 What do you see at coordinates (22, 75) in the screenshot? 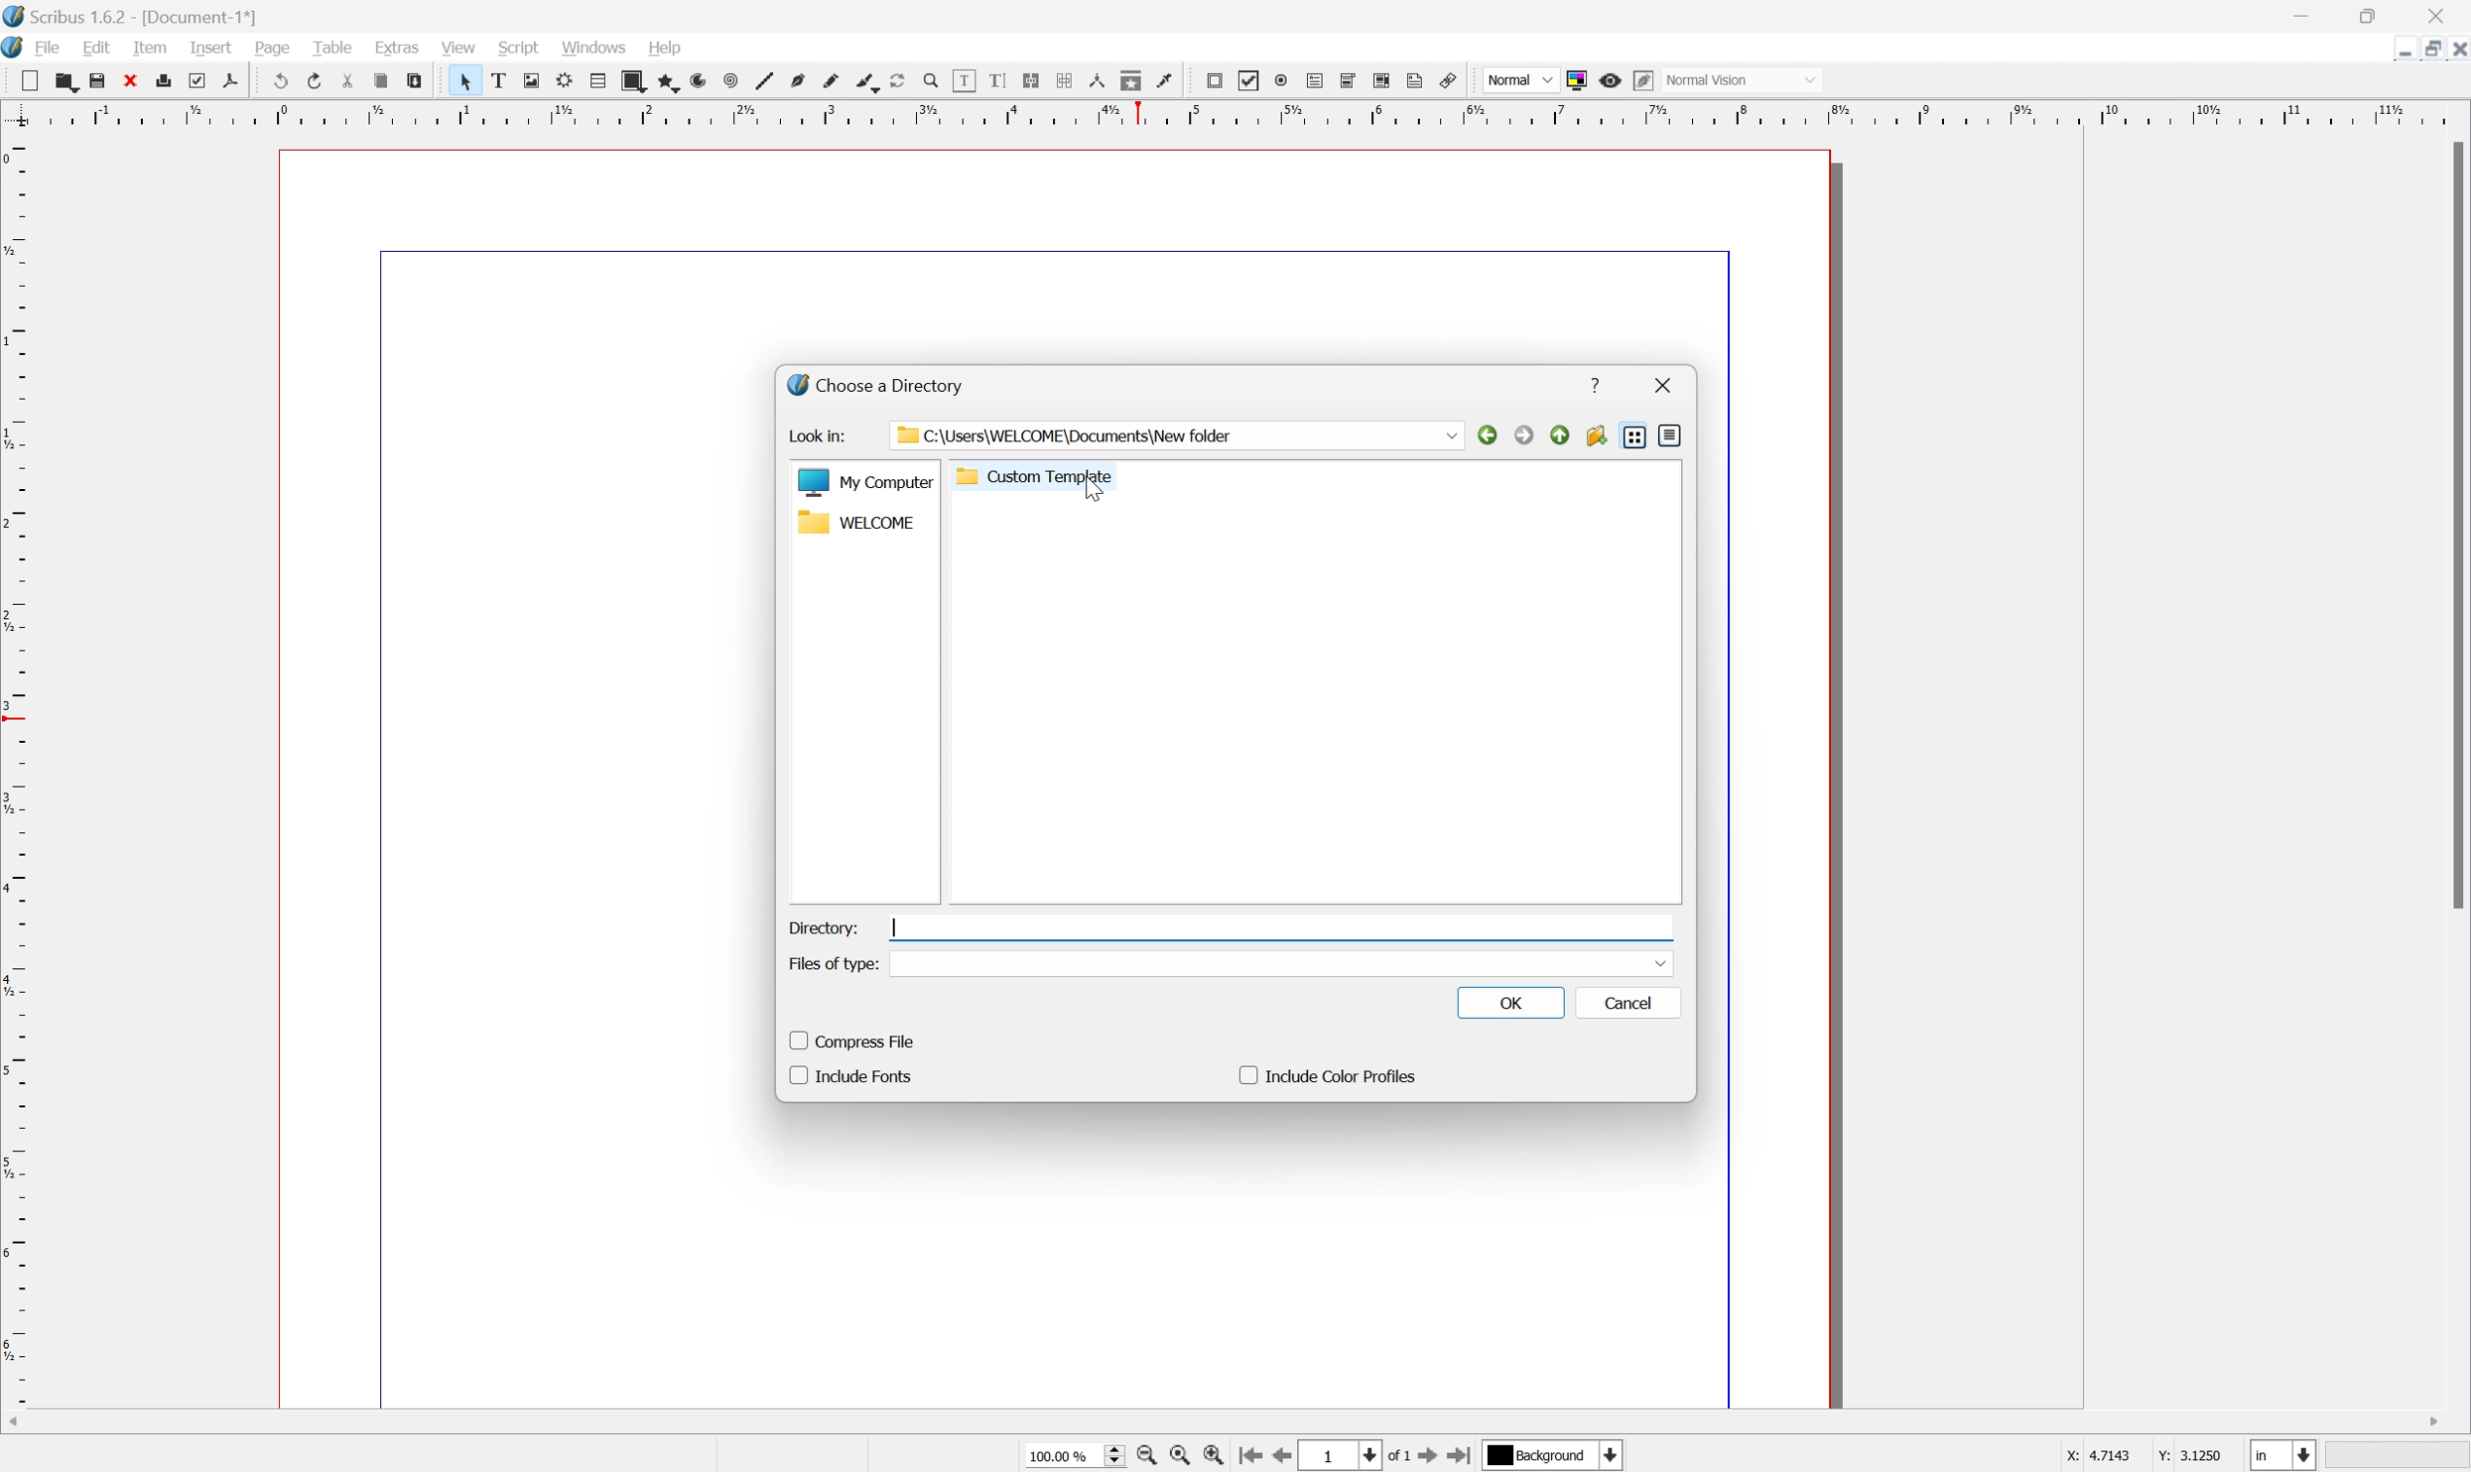
I see `cut` at bounding box center [22, 75].